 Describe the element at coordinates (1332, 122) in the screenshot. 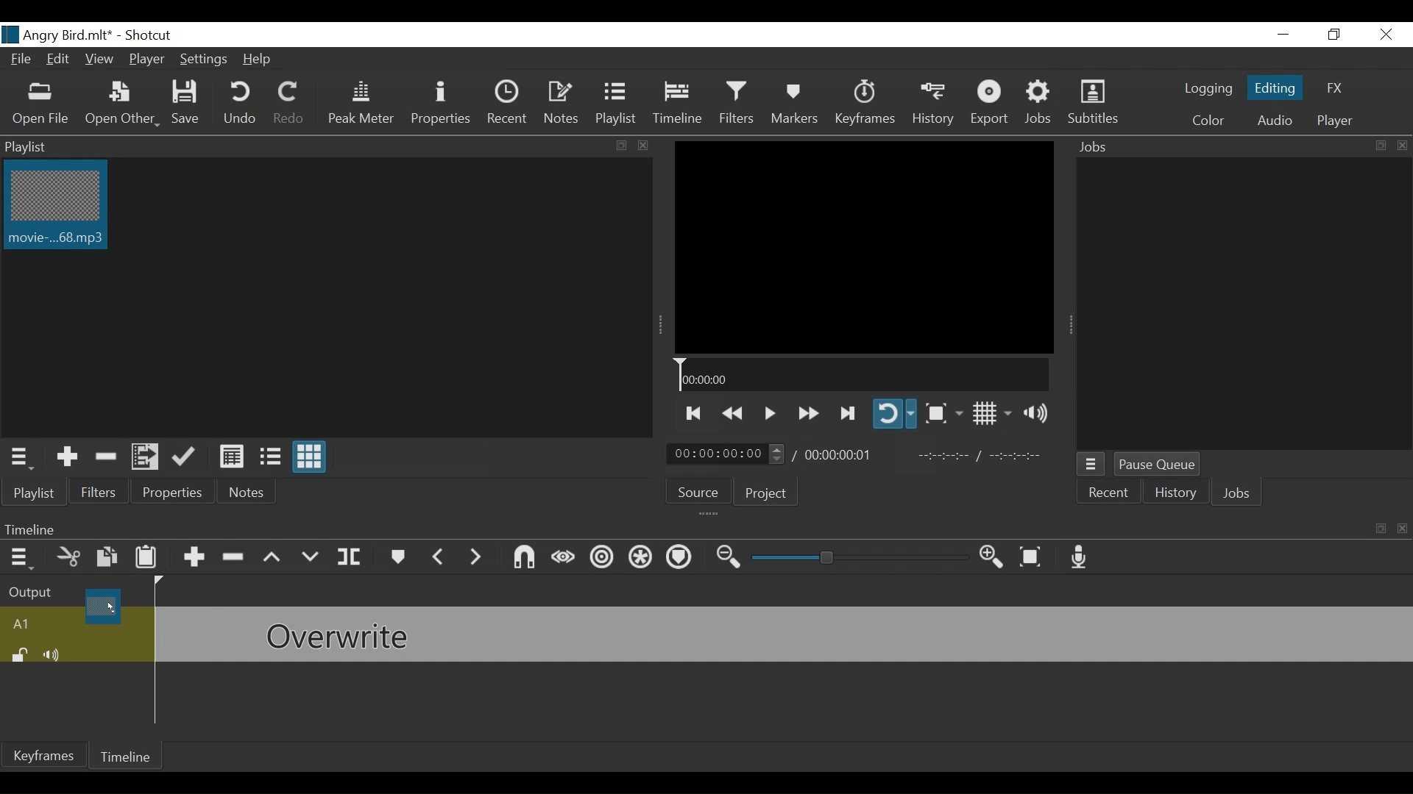

I see `Player` at that location.